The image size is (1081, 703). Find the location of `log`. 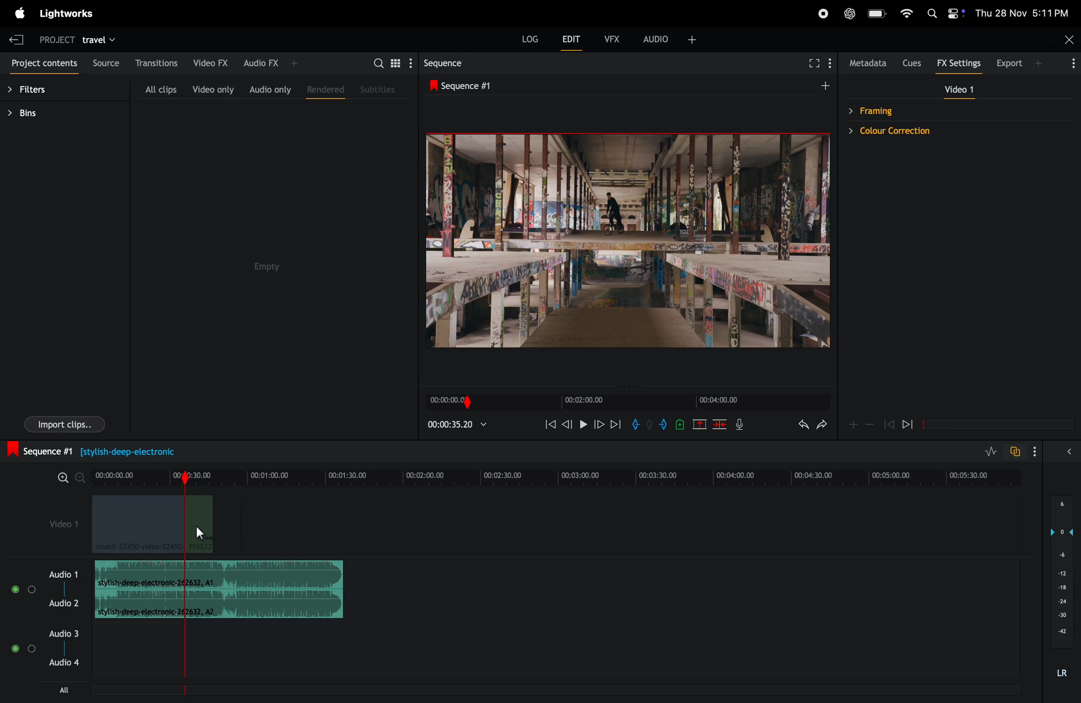

log is located at coordinates (528, 38).